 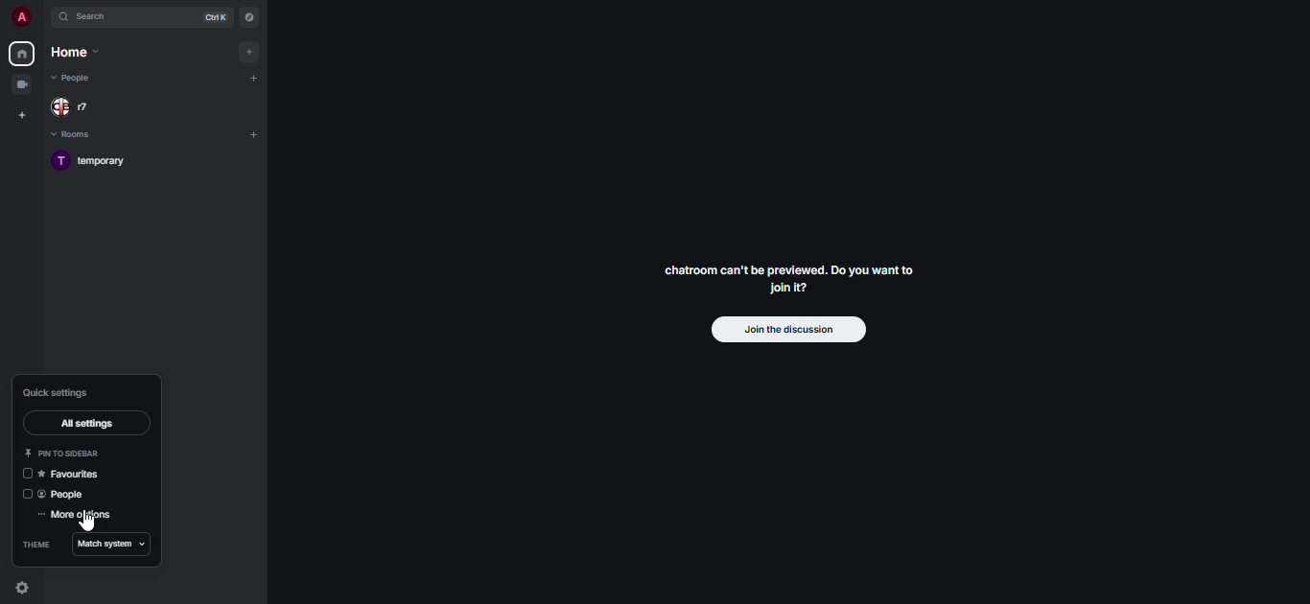 I want to click on pin to sidebar, so click(x=71, y=454).